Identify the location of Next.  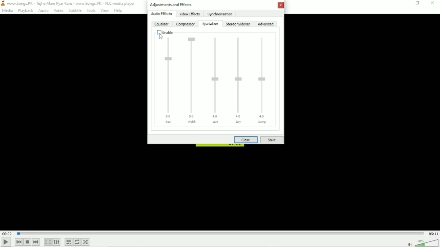
(36, 242).